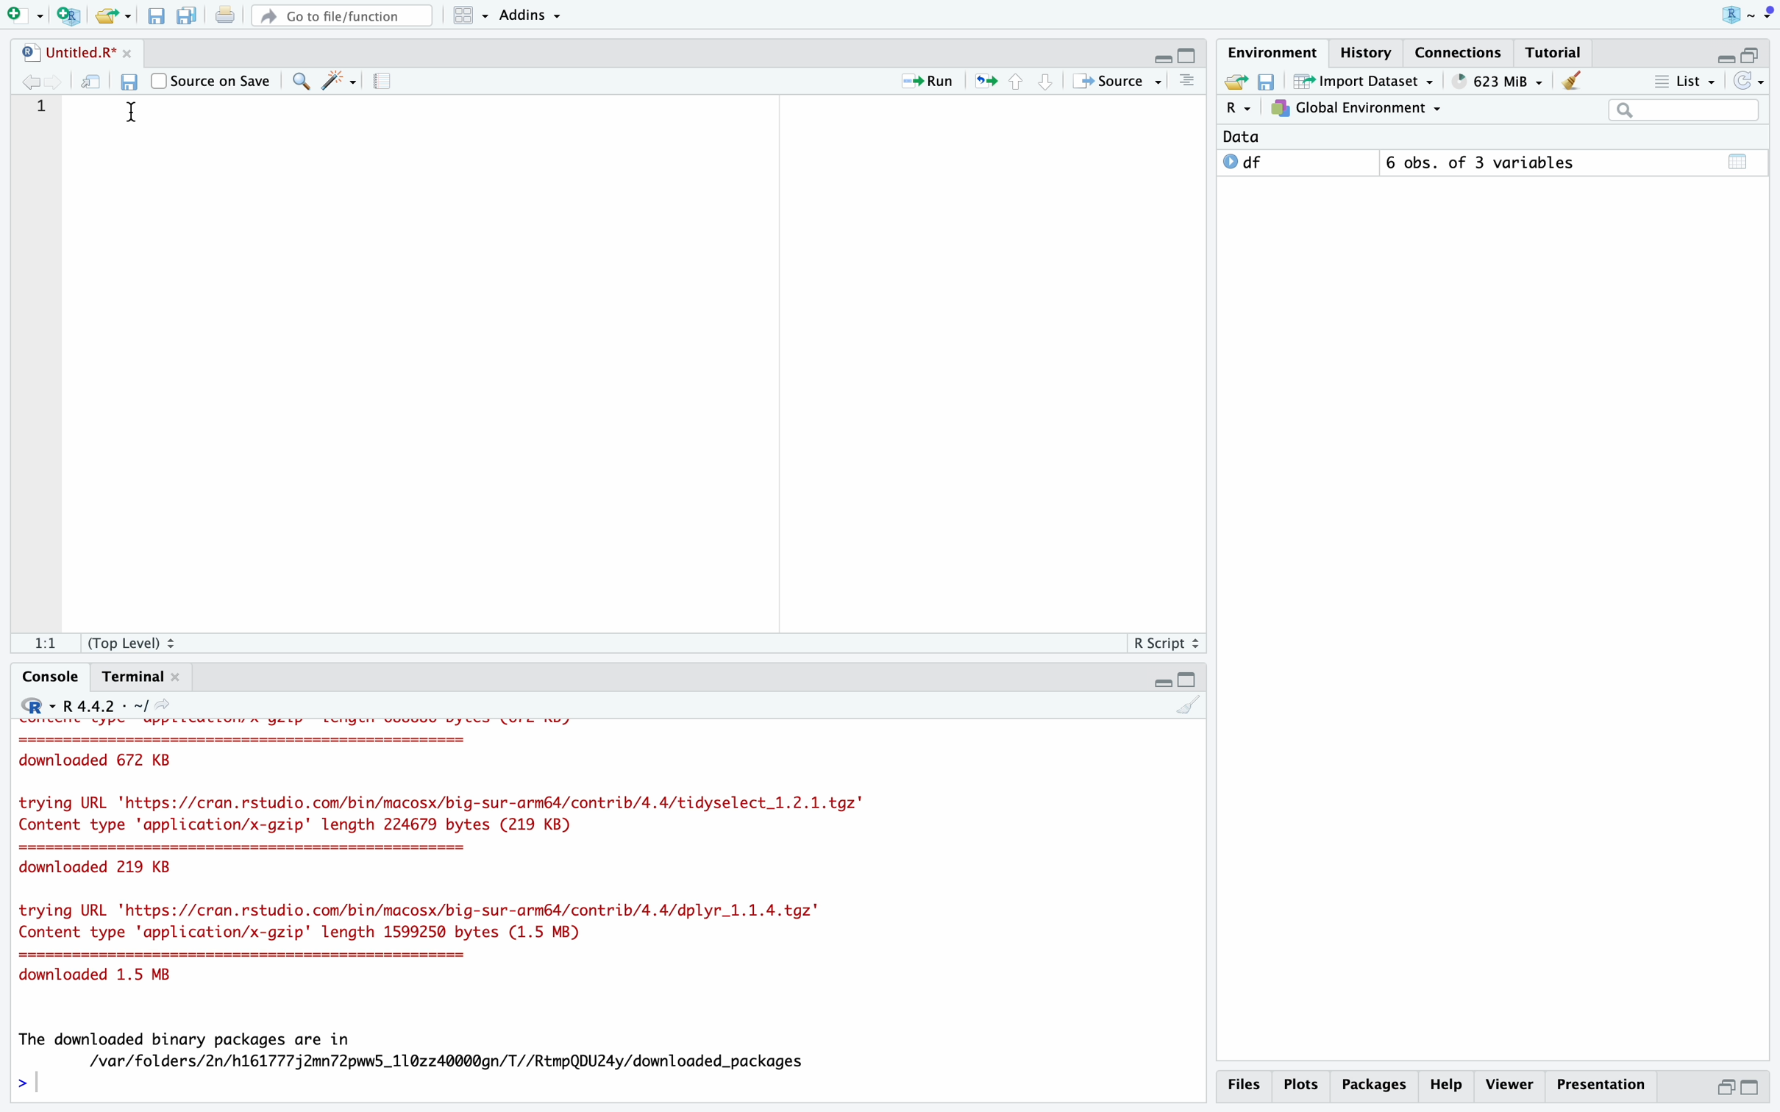 The width and height of the screenshot is (1780, 1112). Describe the element at coordinates (301, 82) in the screenshot. I see `Find/Replace` at that location.